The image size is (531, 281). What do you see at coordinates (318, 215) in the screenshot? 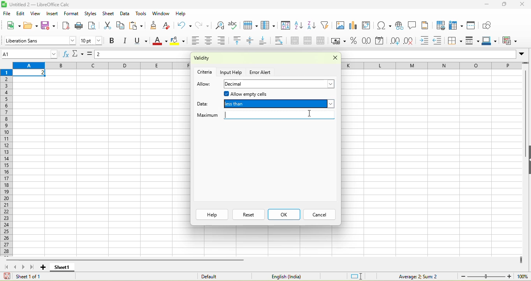
I see `cancel` at bounding box center [318, 215].